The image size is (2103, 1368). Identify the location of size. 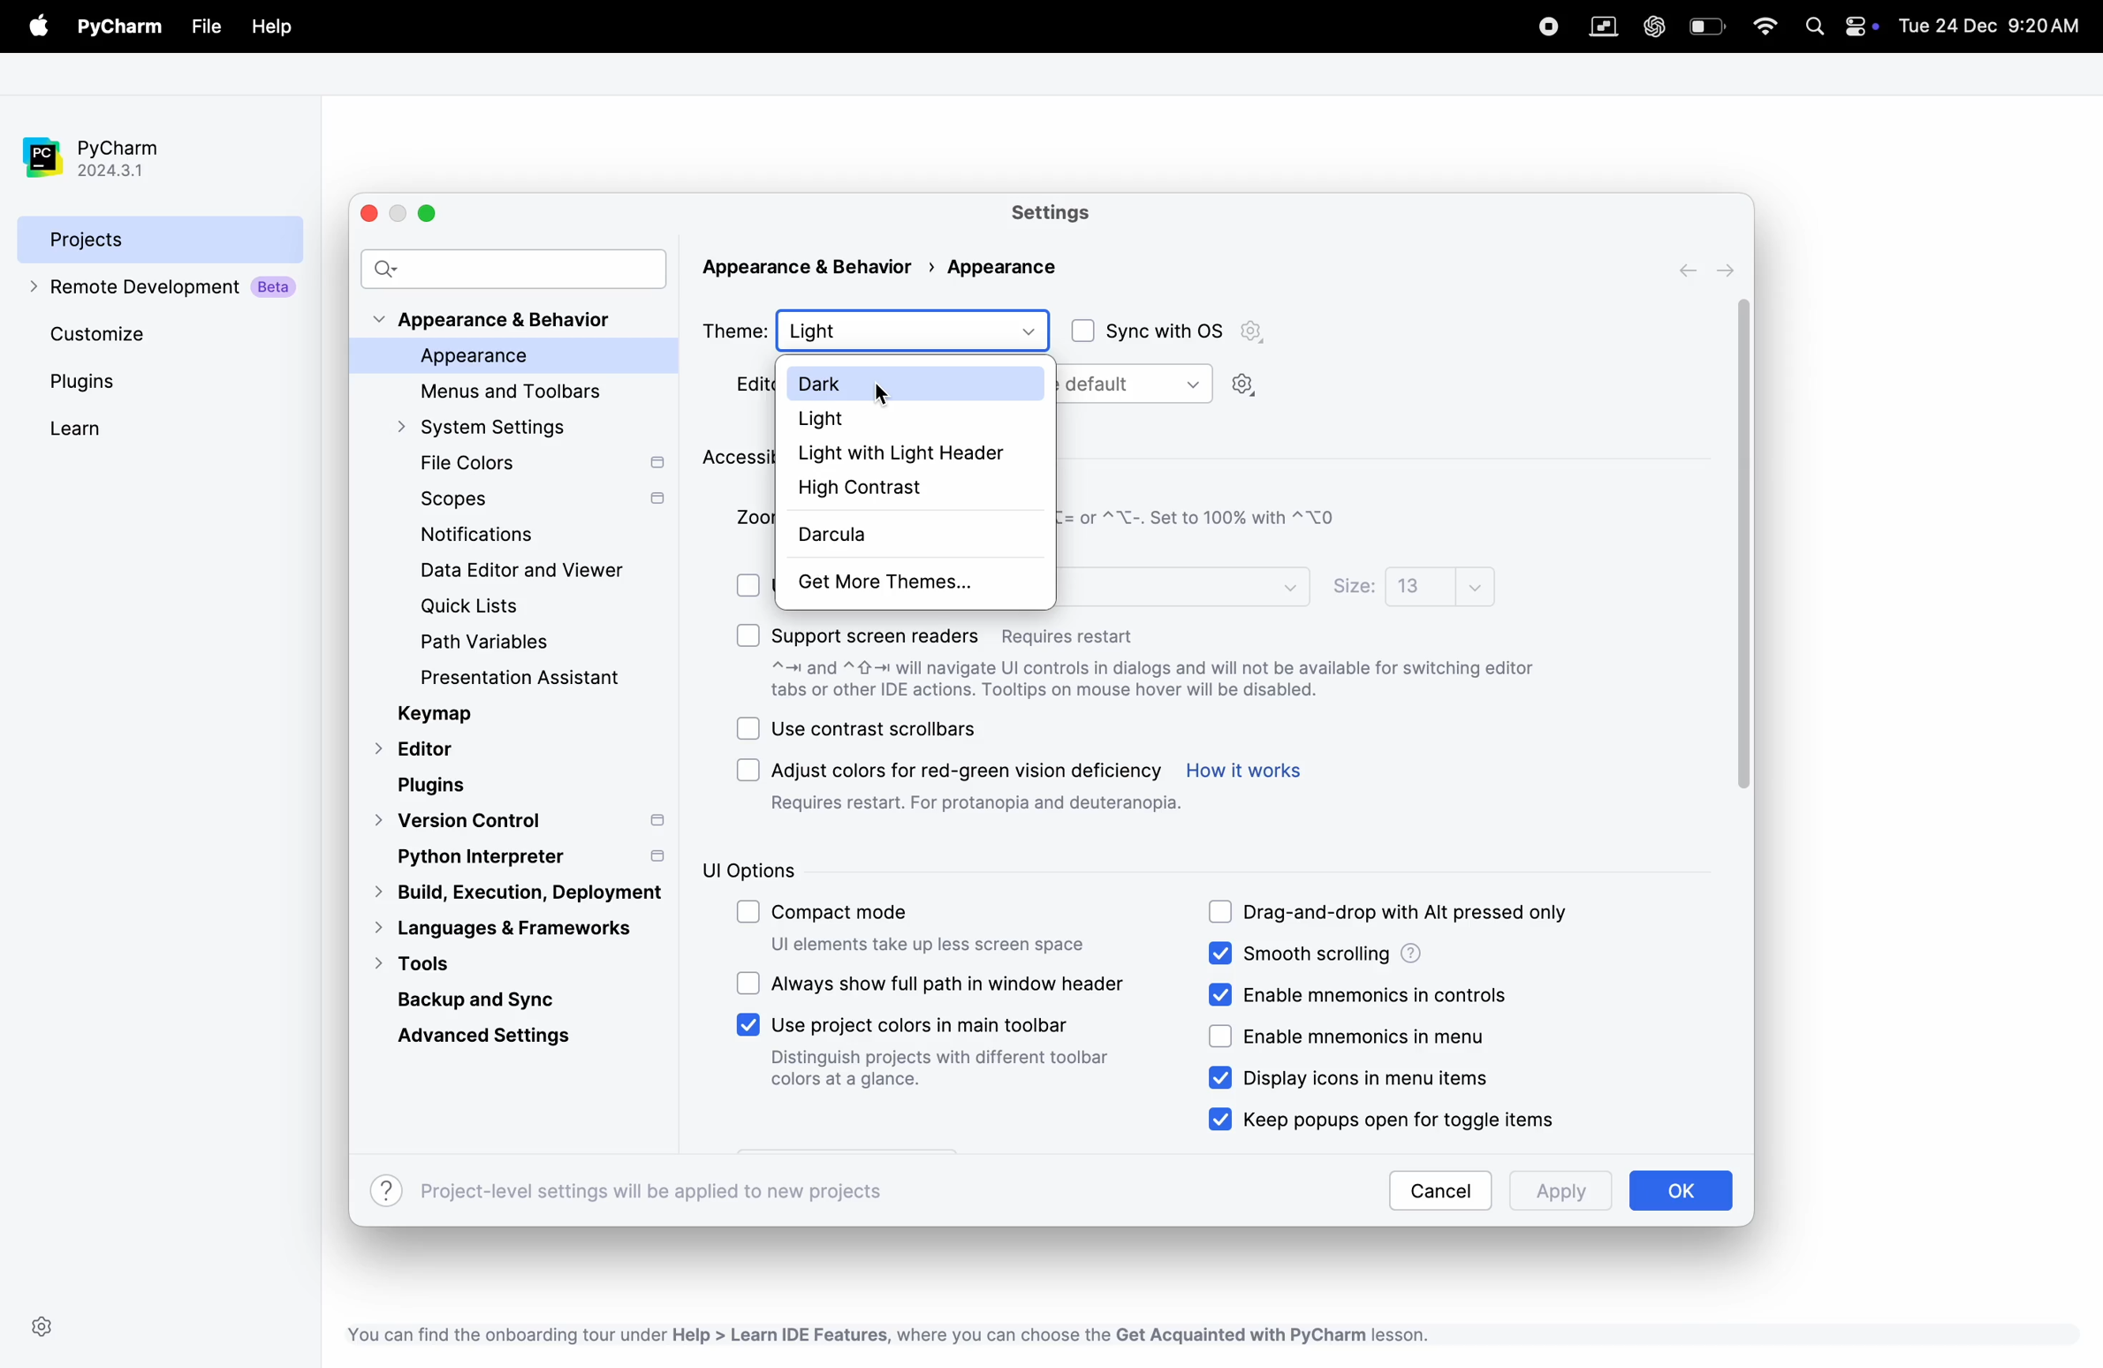
(1353, 588).